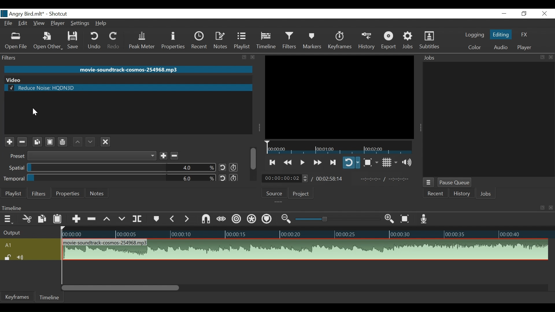 The height and width of the screenshot is (312, 555). What do you see at coordinates (221, 219) in the screenshot?
I see `Scrub while dragging` at bounding box center [221, 219].